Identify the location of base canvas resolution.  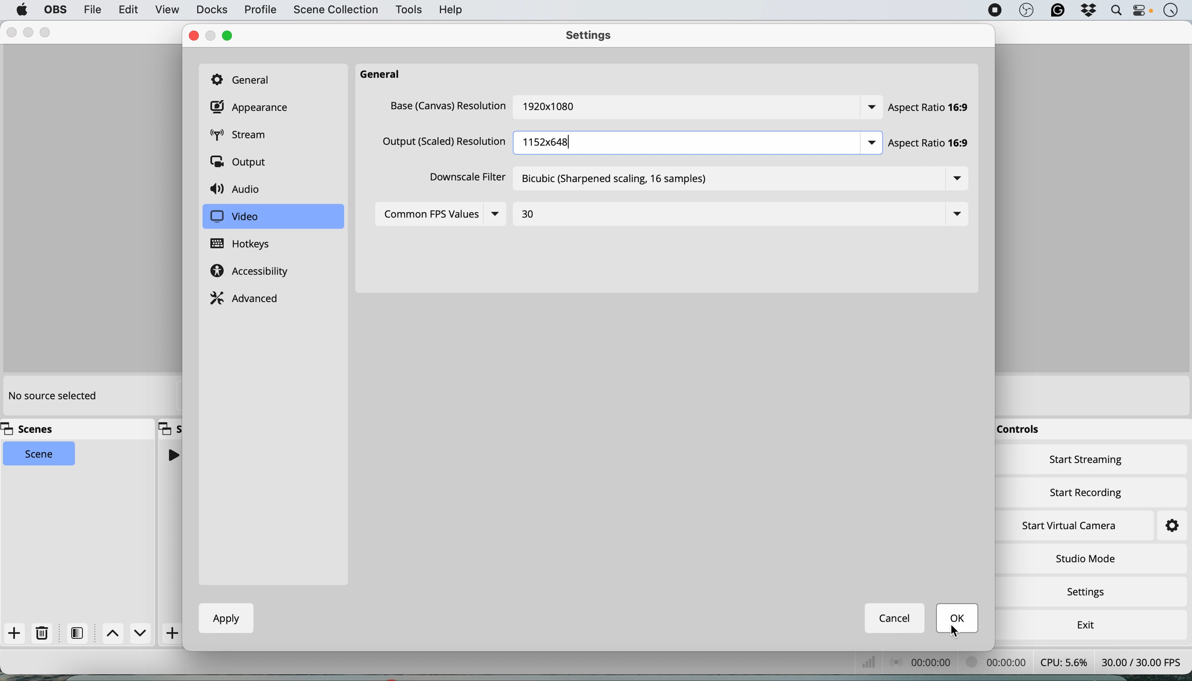
(449, 107).